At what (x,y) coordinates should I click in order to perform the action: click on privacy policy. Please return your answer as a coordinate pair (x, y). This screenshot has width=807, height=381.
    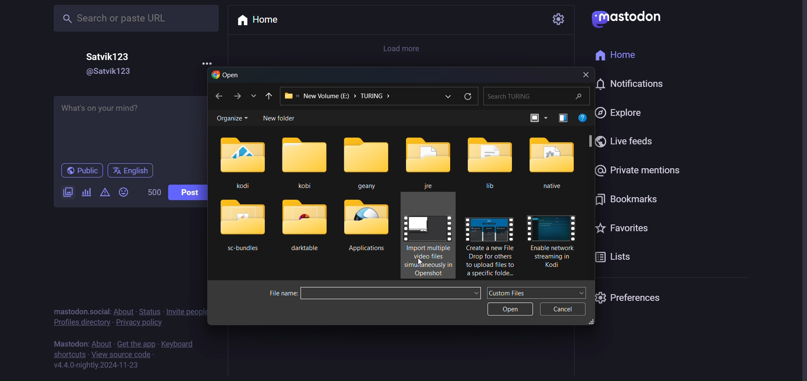
    Looking at the image, I should click on (138, 323).